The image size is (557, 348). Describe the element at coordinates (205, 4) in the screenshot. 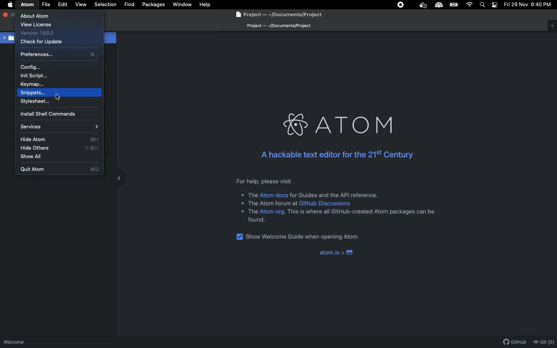

I see `Help` at that location.